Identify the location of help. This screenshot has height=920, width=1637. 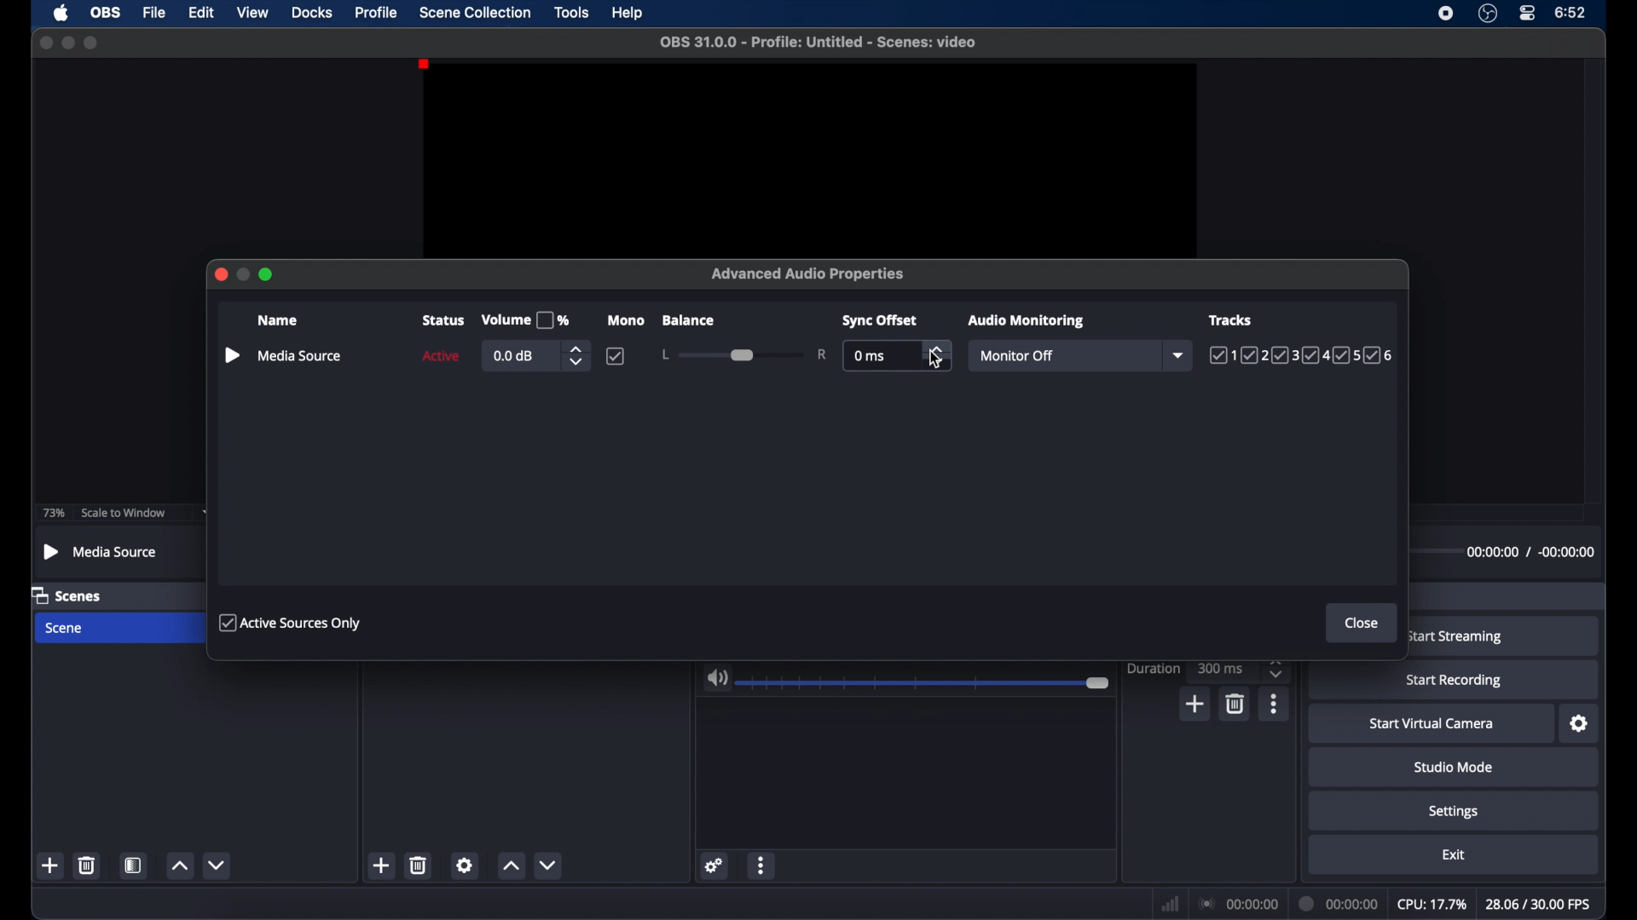
(628, 13).